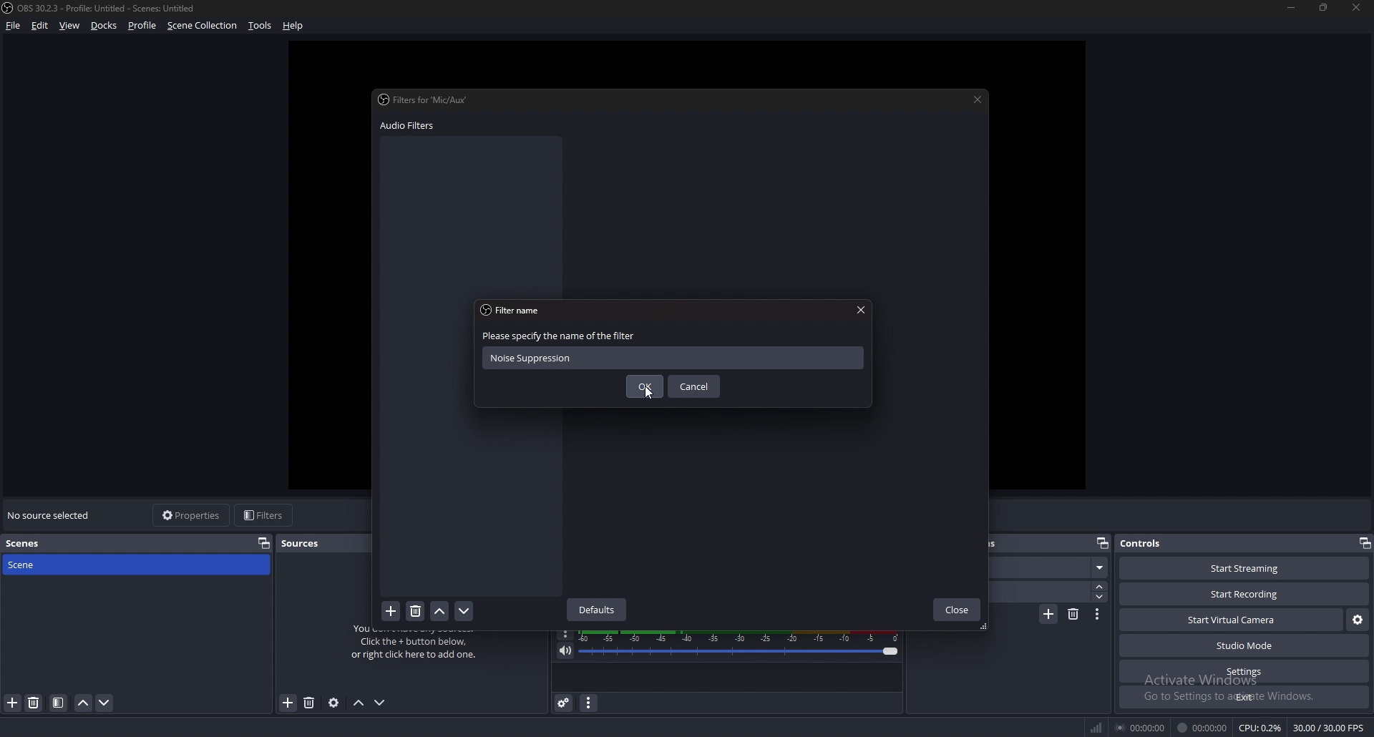 This screenshot has height=737, width=1374. I want to click on noise suppression, so click(580, 358).